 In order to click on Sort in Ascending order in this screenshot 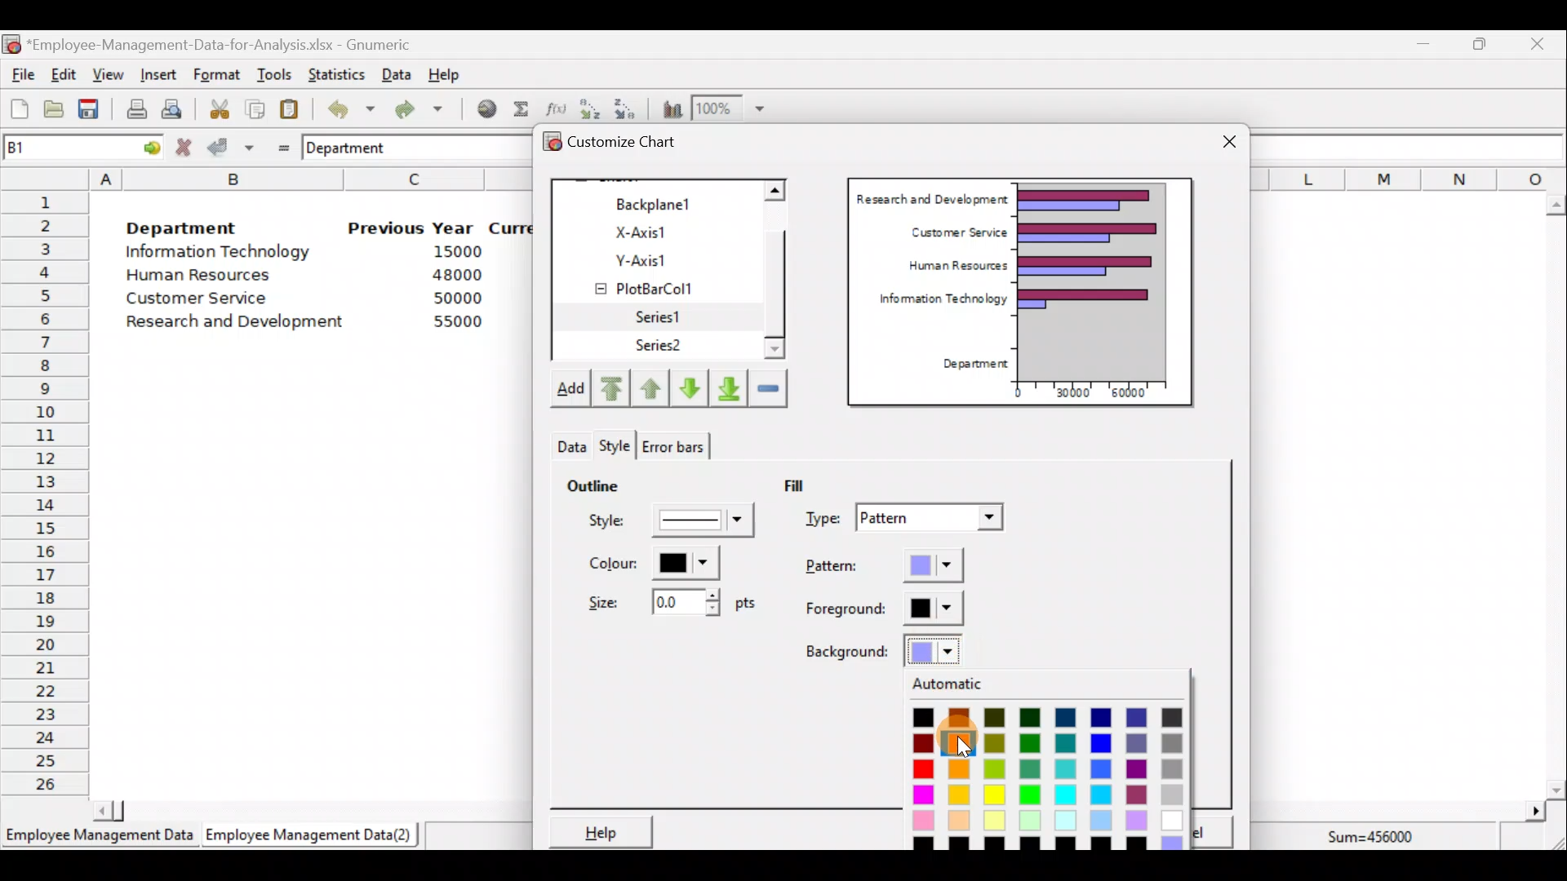, I will do `click(589, 108)`.